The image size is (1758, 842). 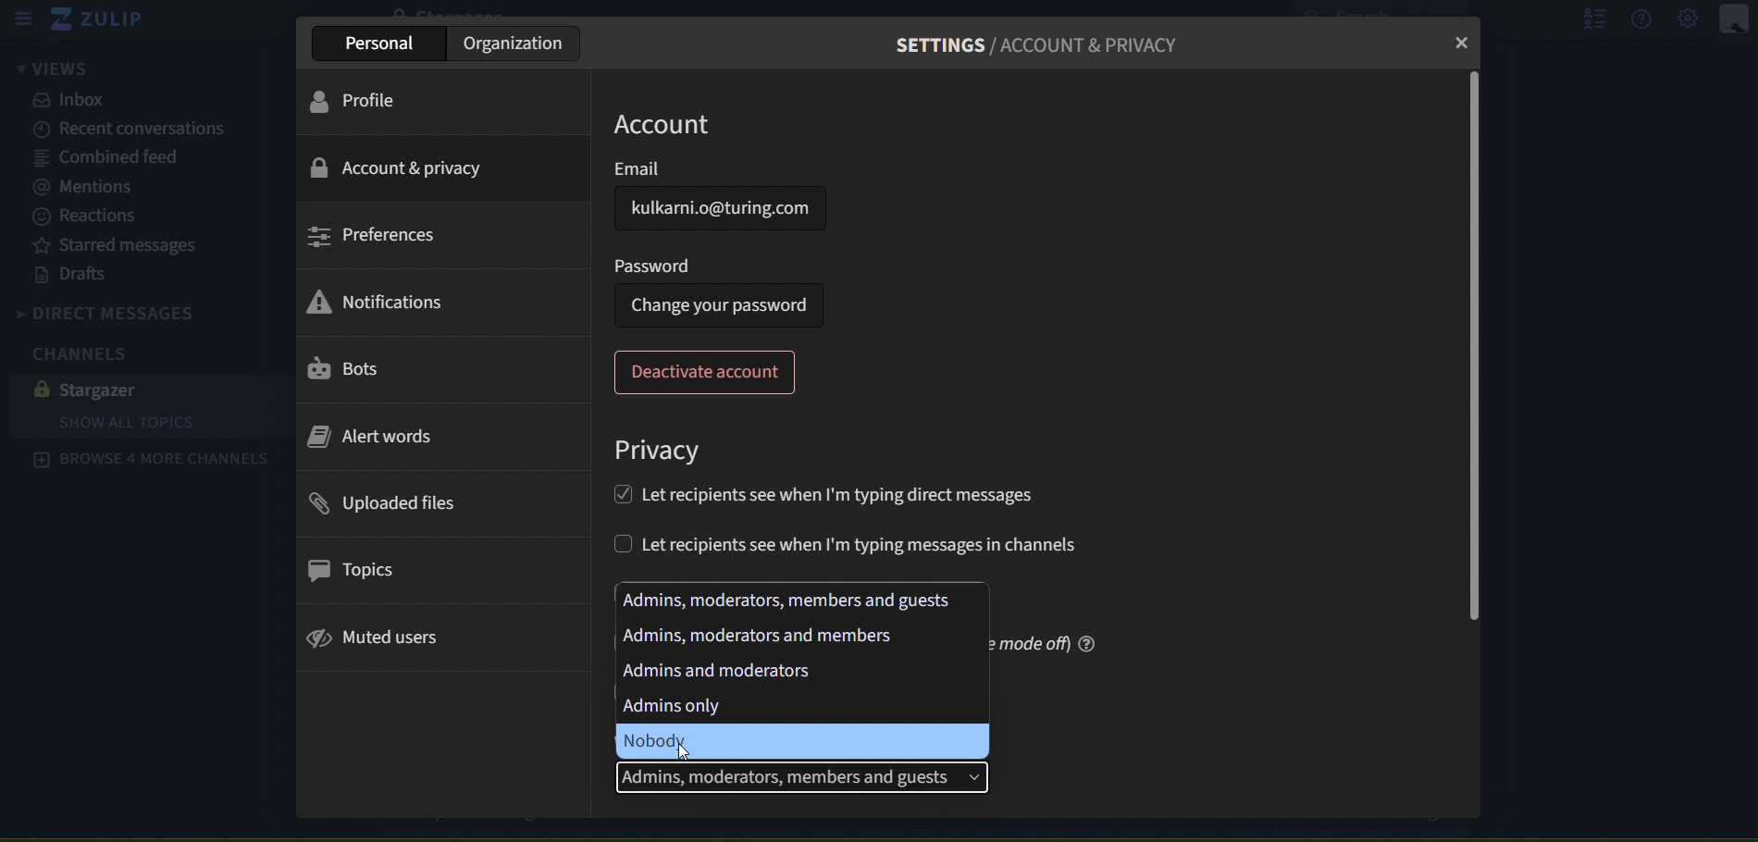 I want to click on combined feed, so click(x=108, y=159).